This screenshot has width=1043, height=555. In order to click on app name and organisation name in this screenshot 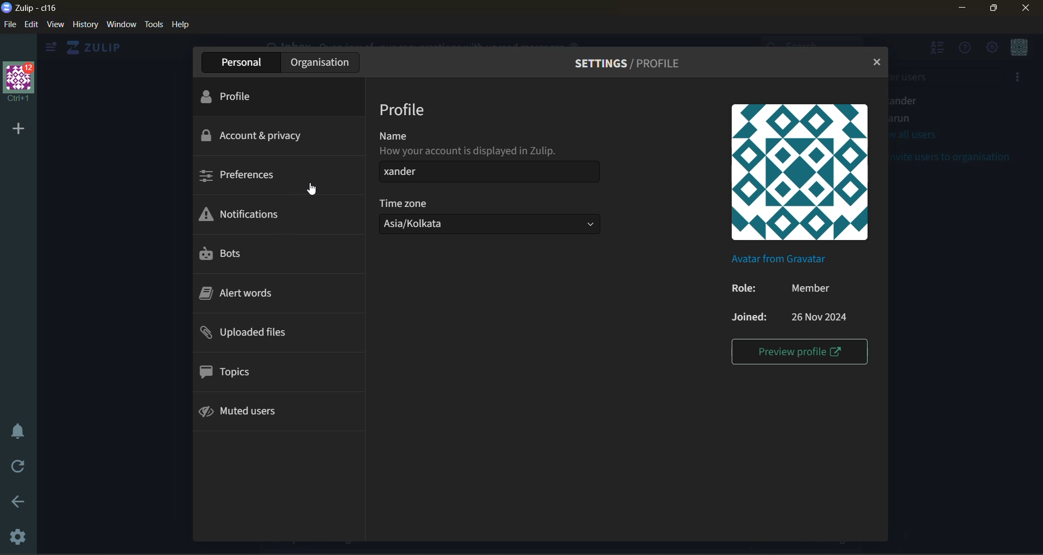, I will do `click(32, 9)`.